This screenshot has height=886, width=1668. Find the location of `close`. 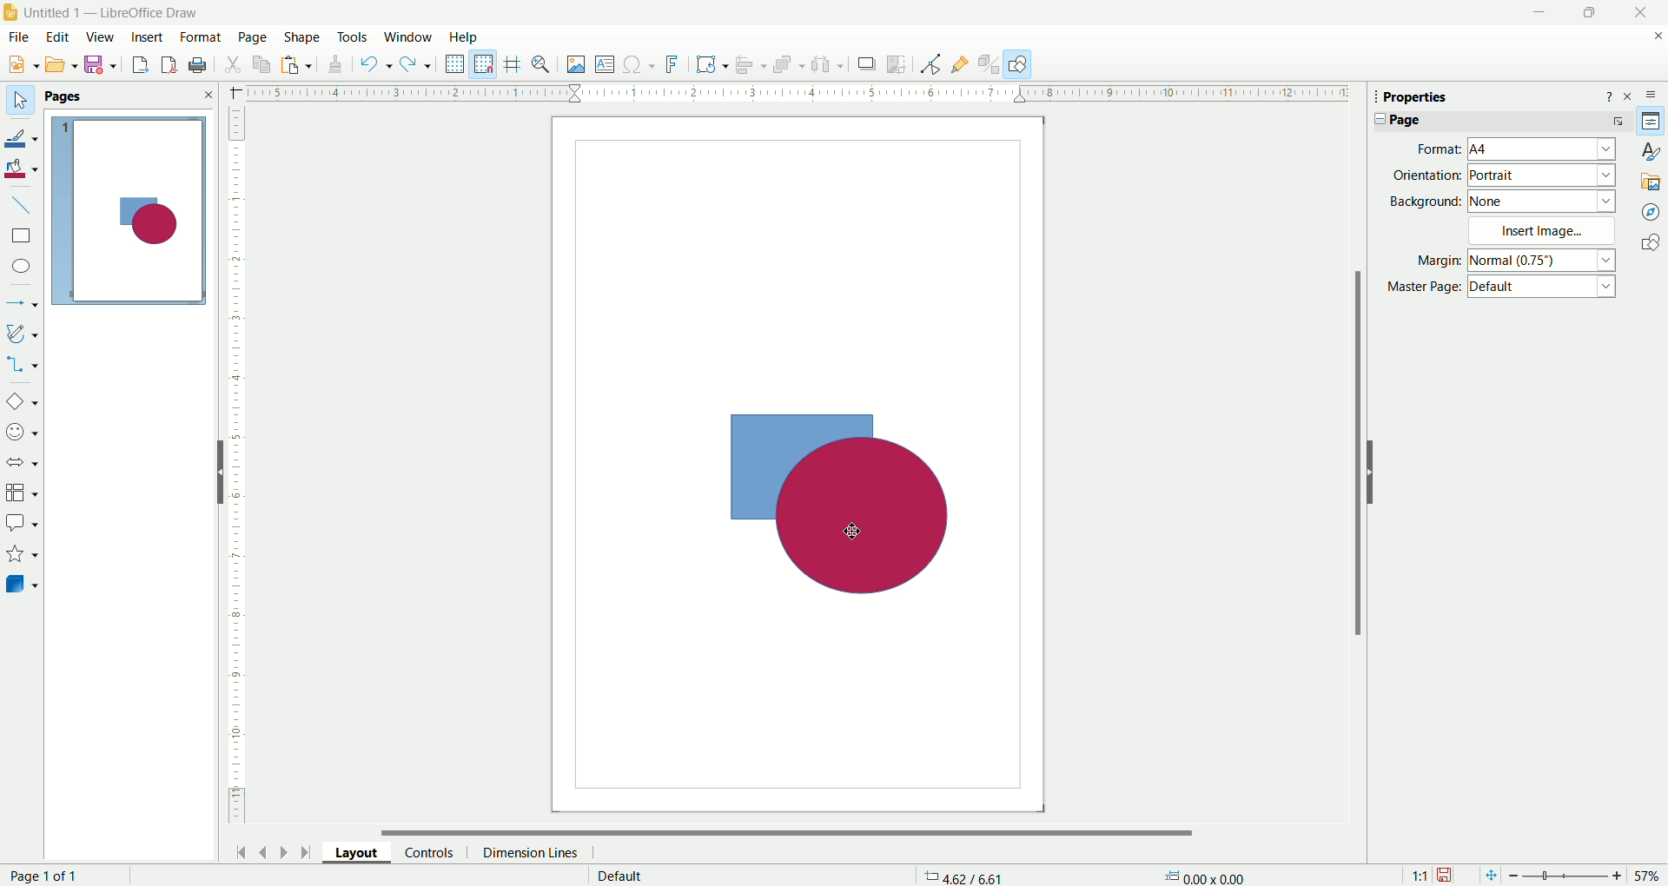

close is located at coordinates (1631, 95).